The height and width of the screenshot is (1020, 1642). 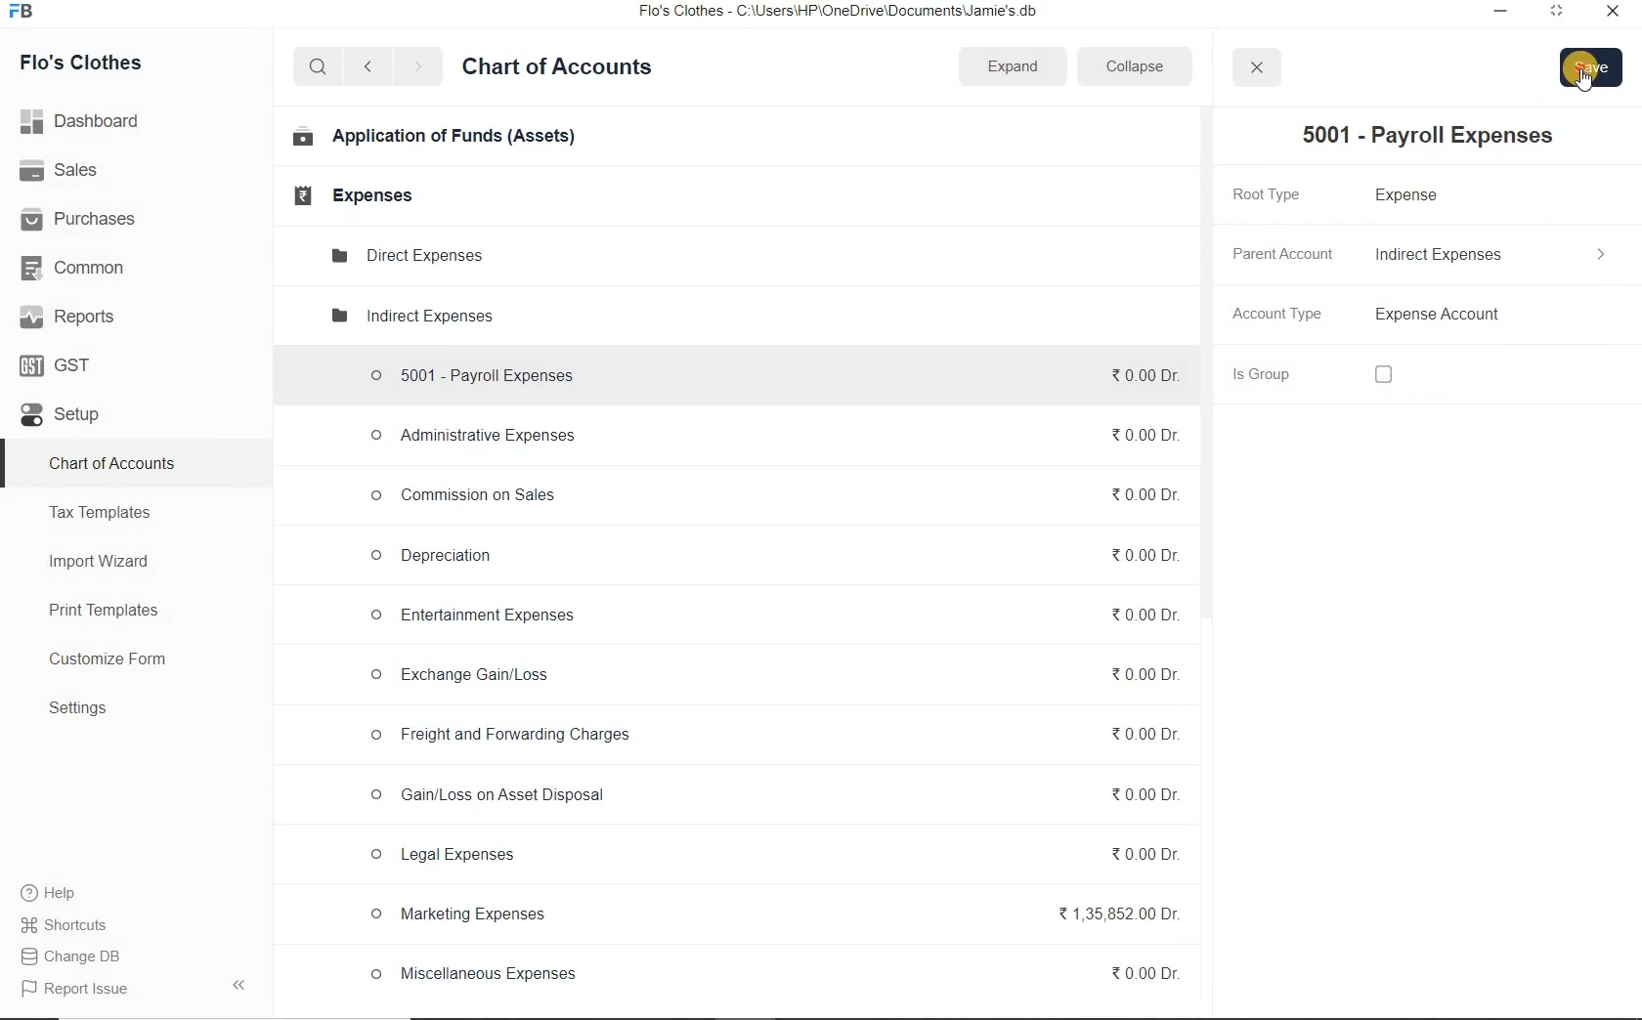 I want to click on  Help, so click(x=60, y=893).